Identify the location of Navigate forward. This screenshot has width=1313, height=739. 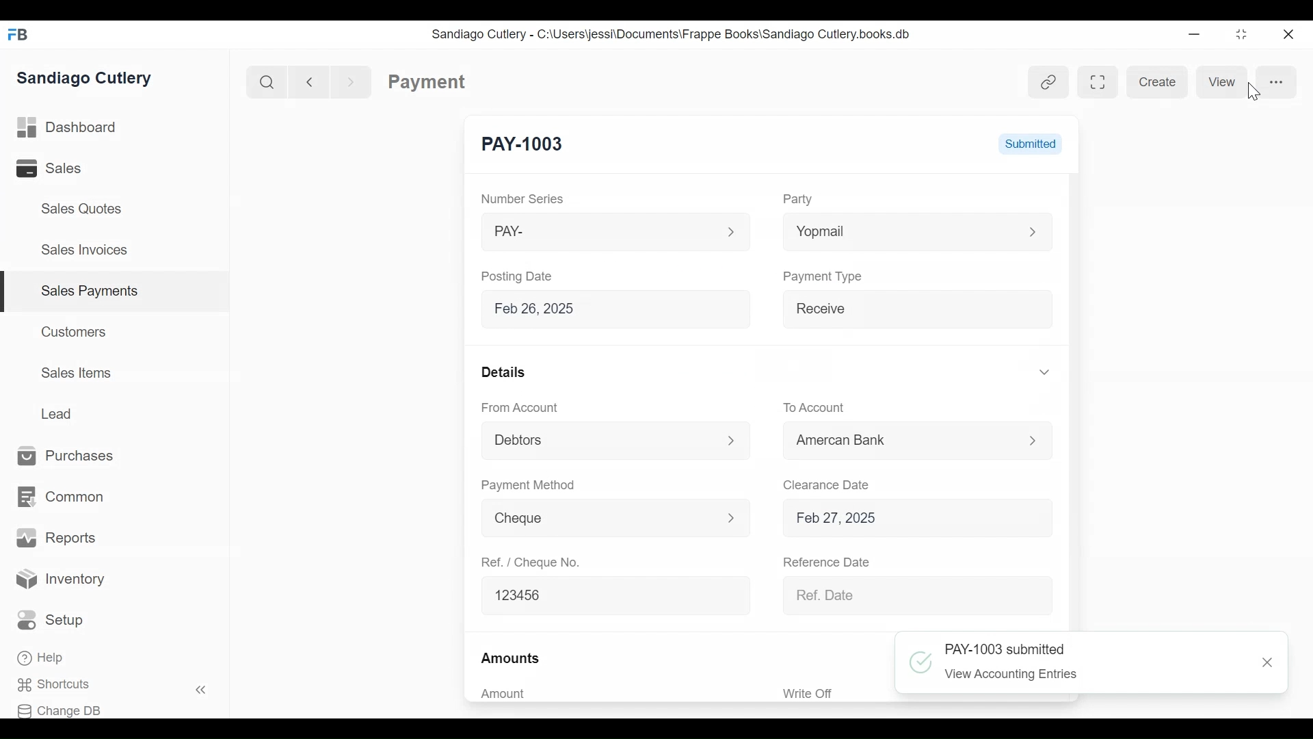
(352, 81).